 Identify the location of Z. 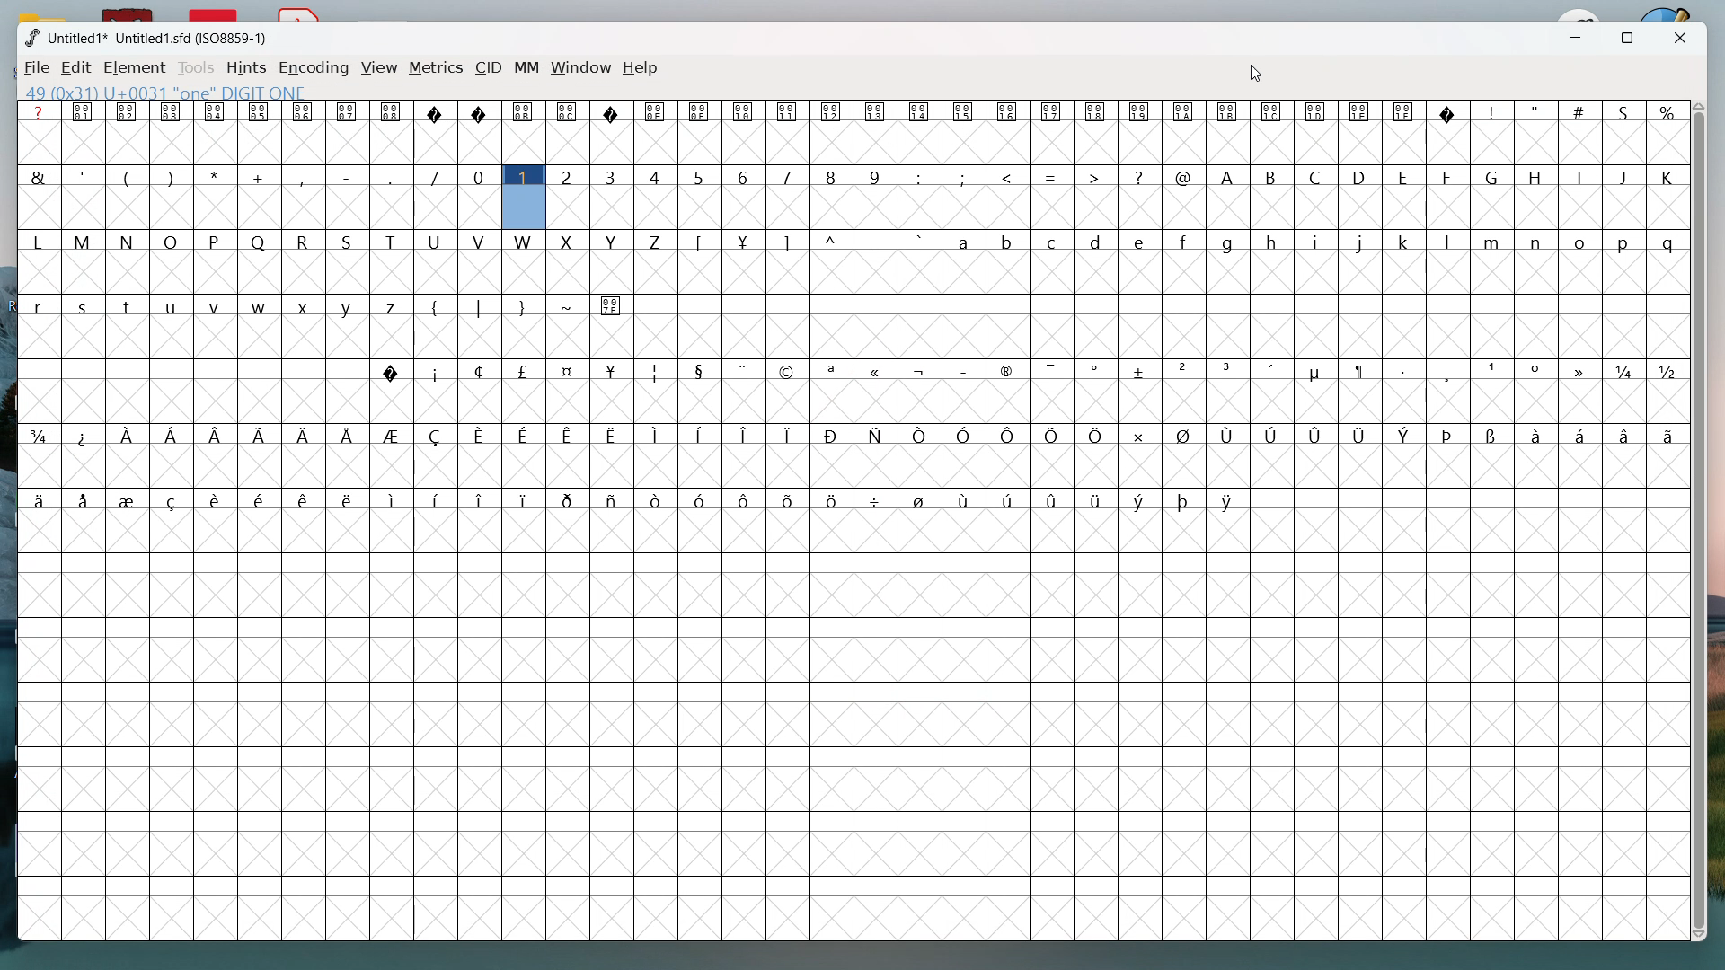
(657, 241).